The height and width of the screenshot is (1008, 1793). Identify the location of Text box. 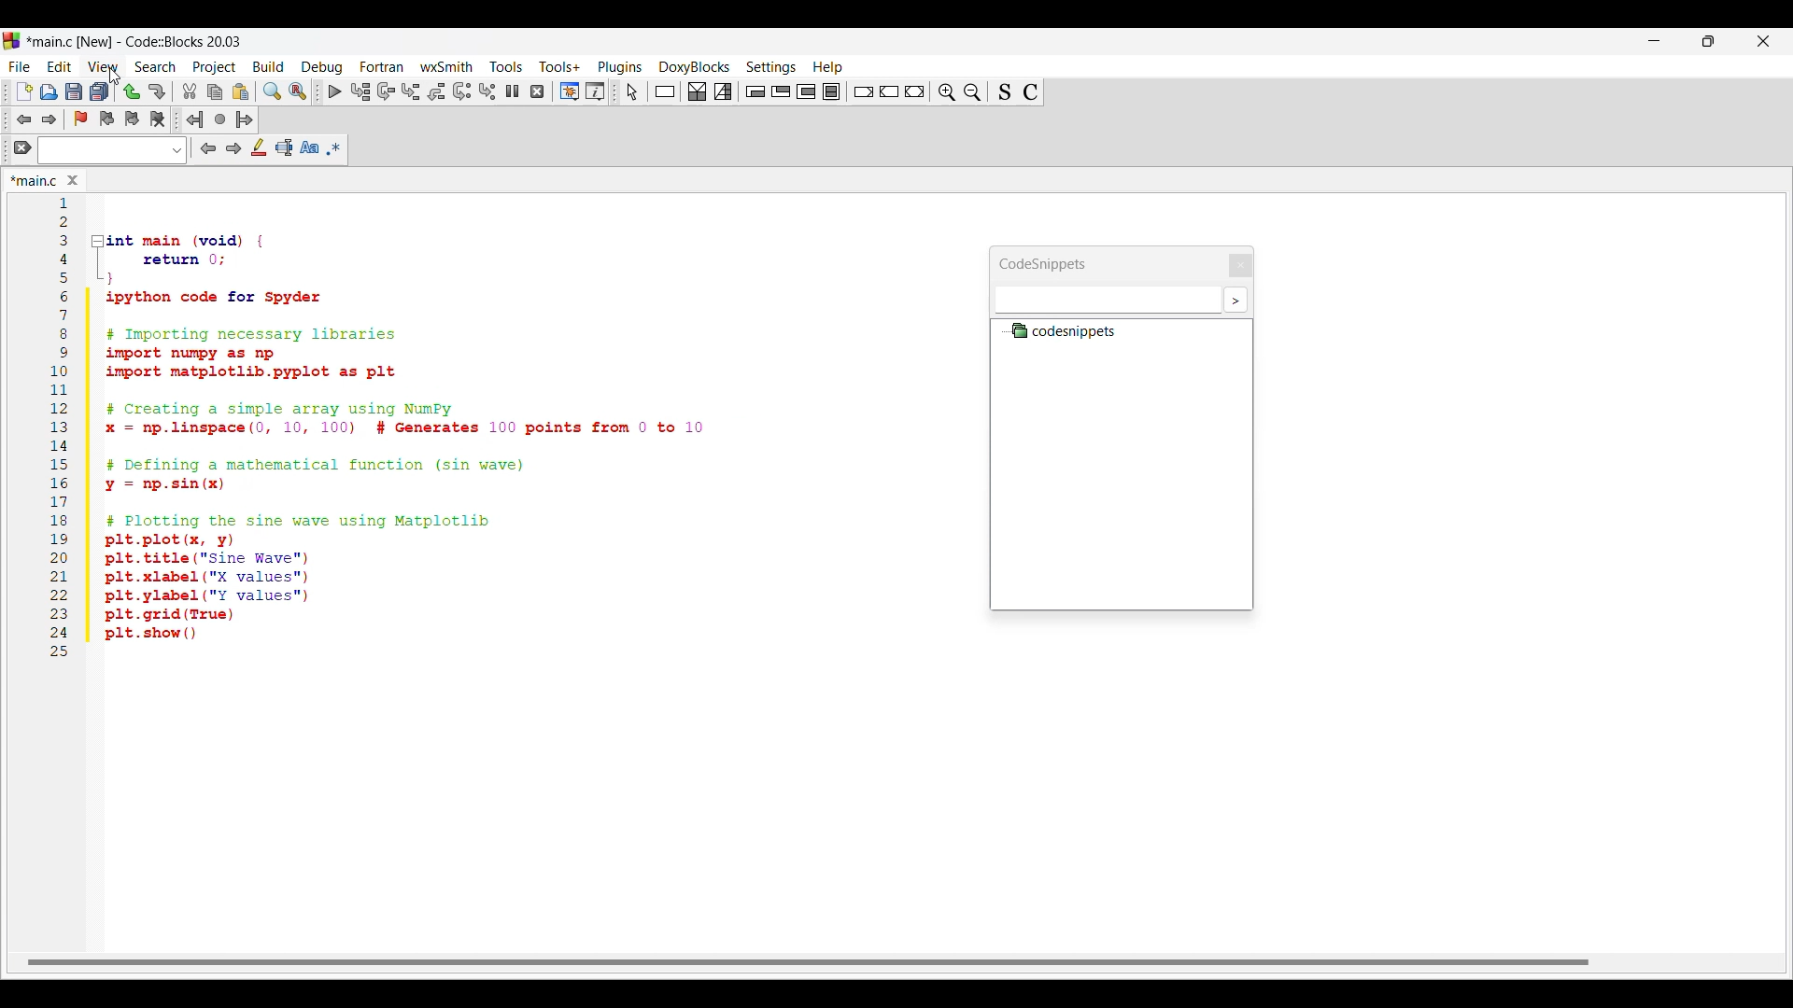
(1104, 300).